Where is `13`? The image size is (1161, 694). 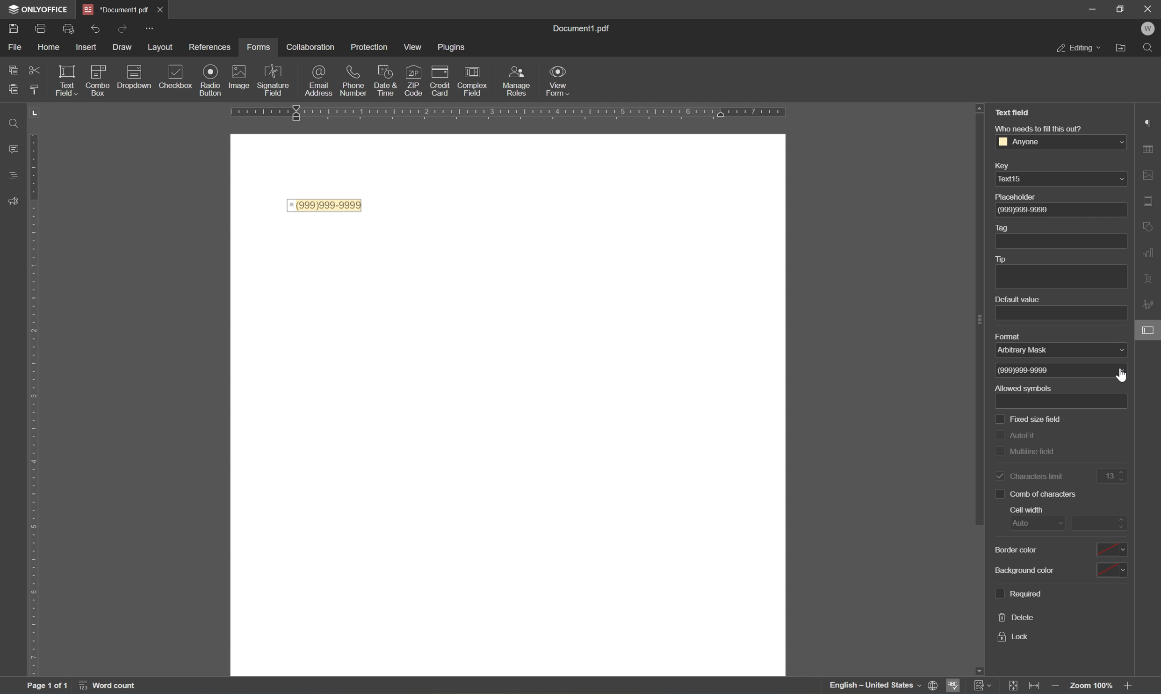 13 is located at coordinates (1115, 474).